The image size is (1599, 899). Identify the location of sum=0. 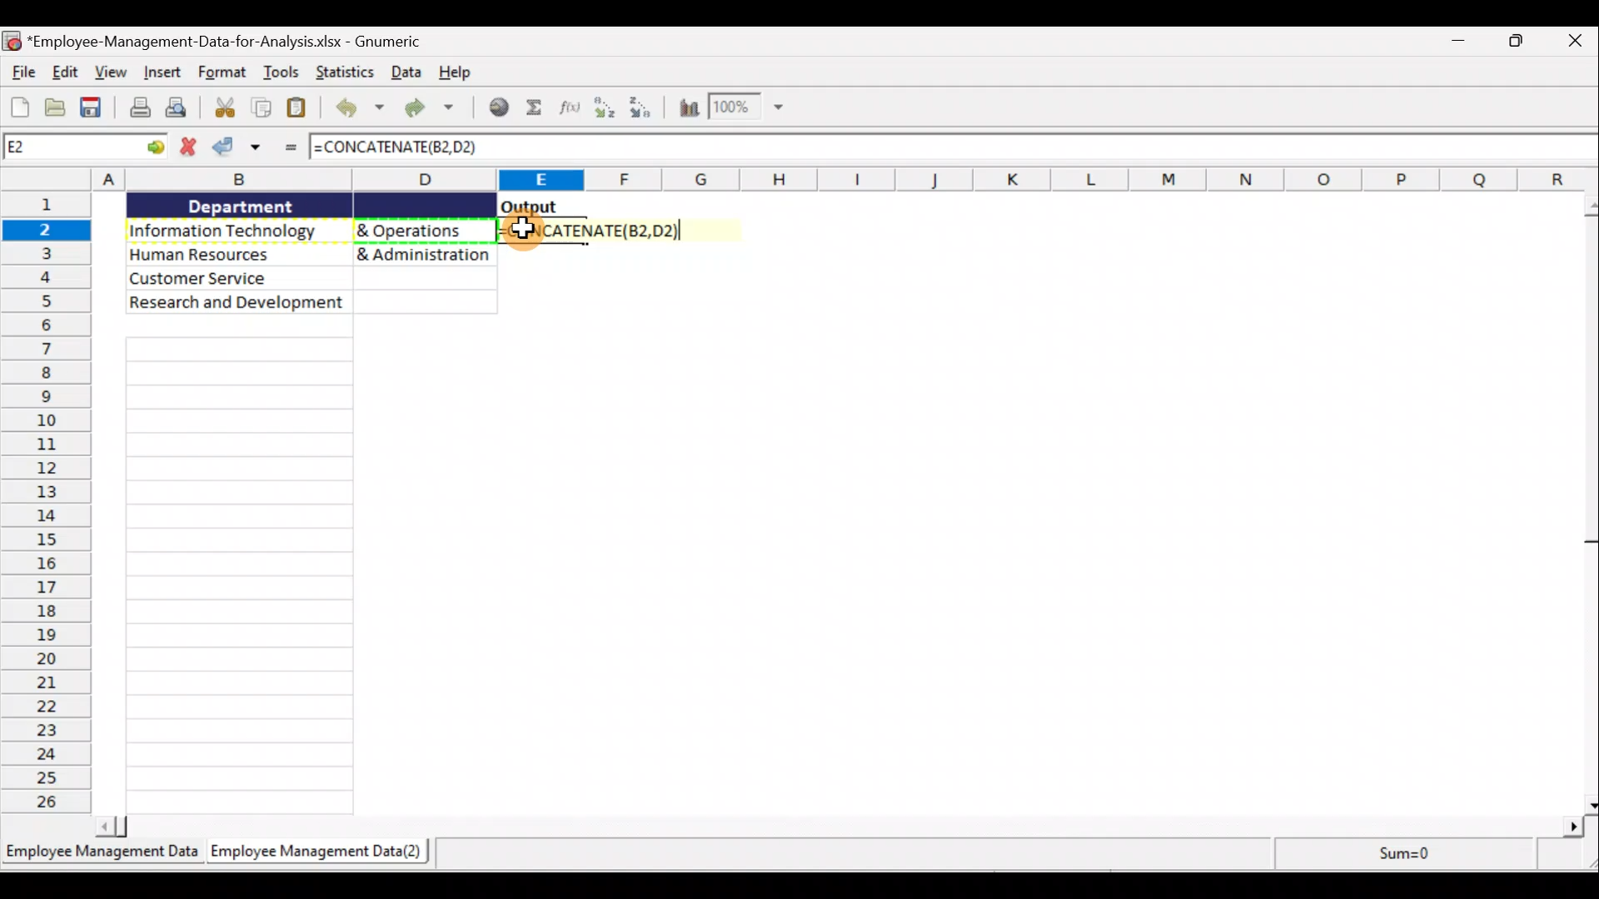
(1396, 852).